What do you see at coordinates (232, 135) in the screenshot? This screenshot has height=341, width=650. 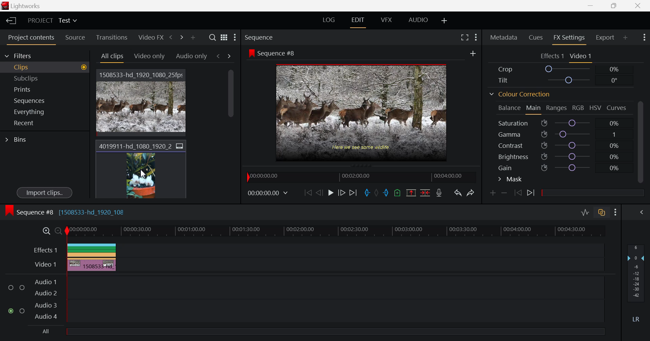 I see `Scroll Bar` at bounding box center [232, 135].